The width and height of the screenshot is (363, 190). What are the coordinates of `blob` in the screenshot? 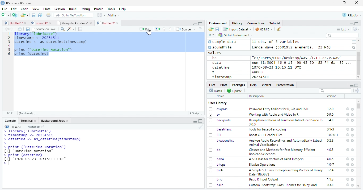 It's located at (216, 170).